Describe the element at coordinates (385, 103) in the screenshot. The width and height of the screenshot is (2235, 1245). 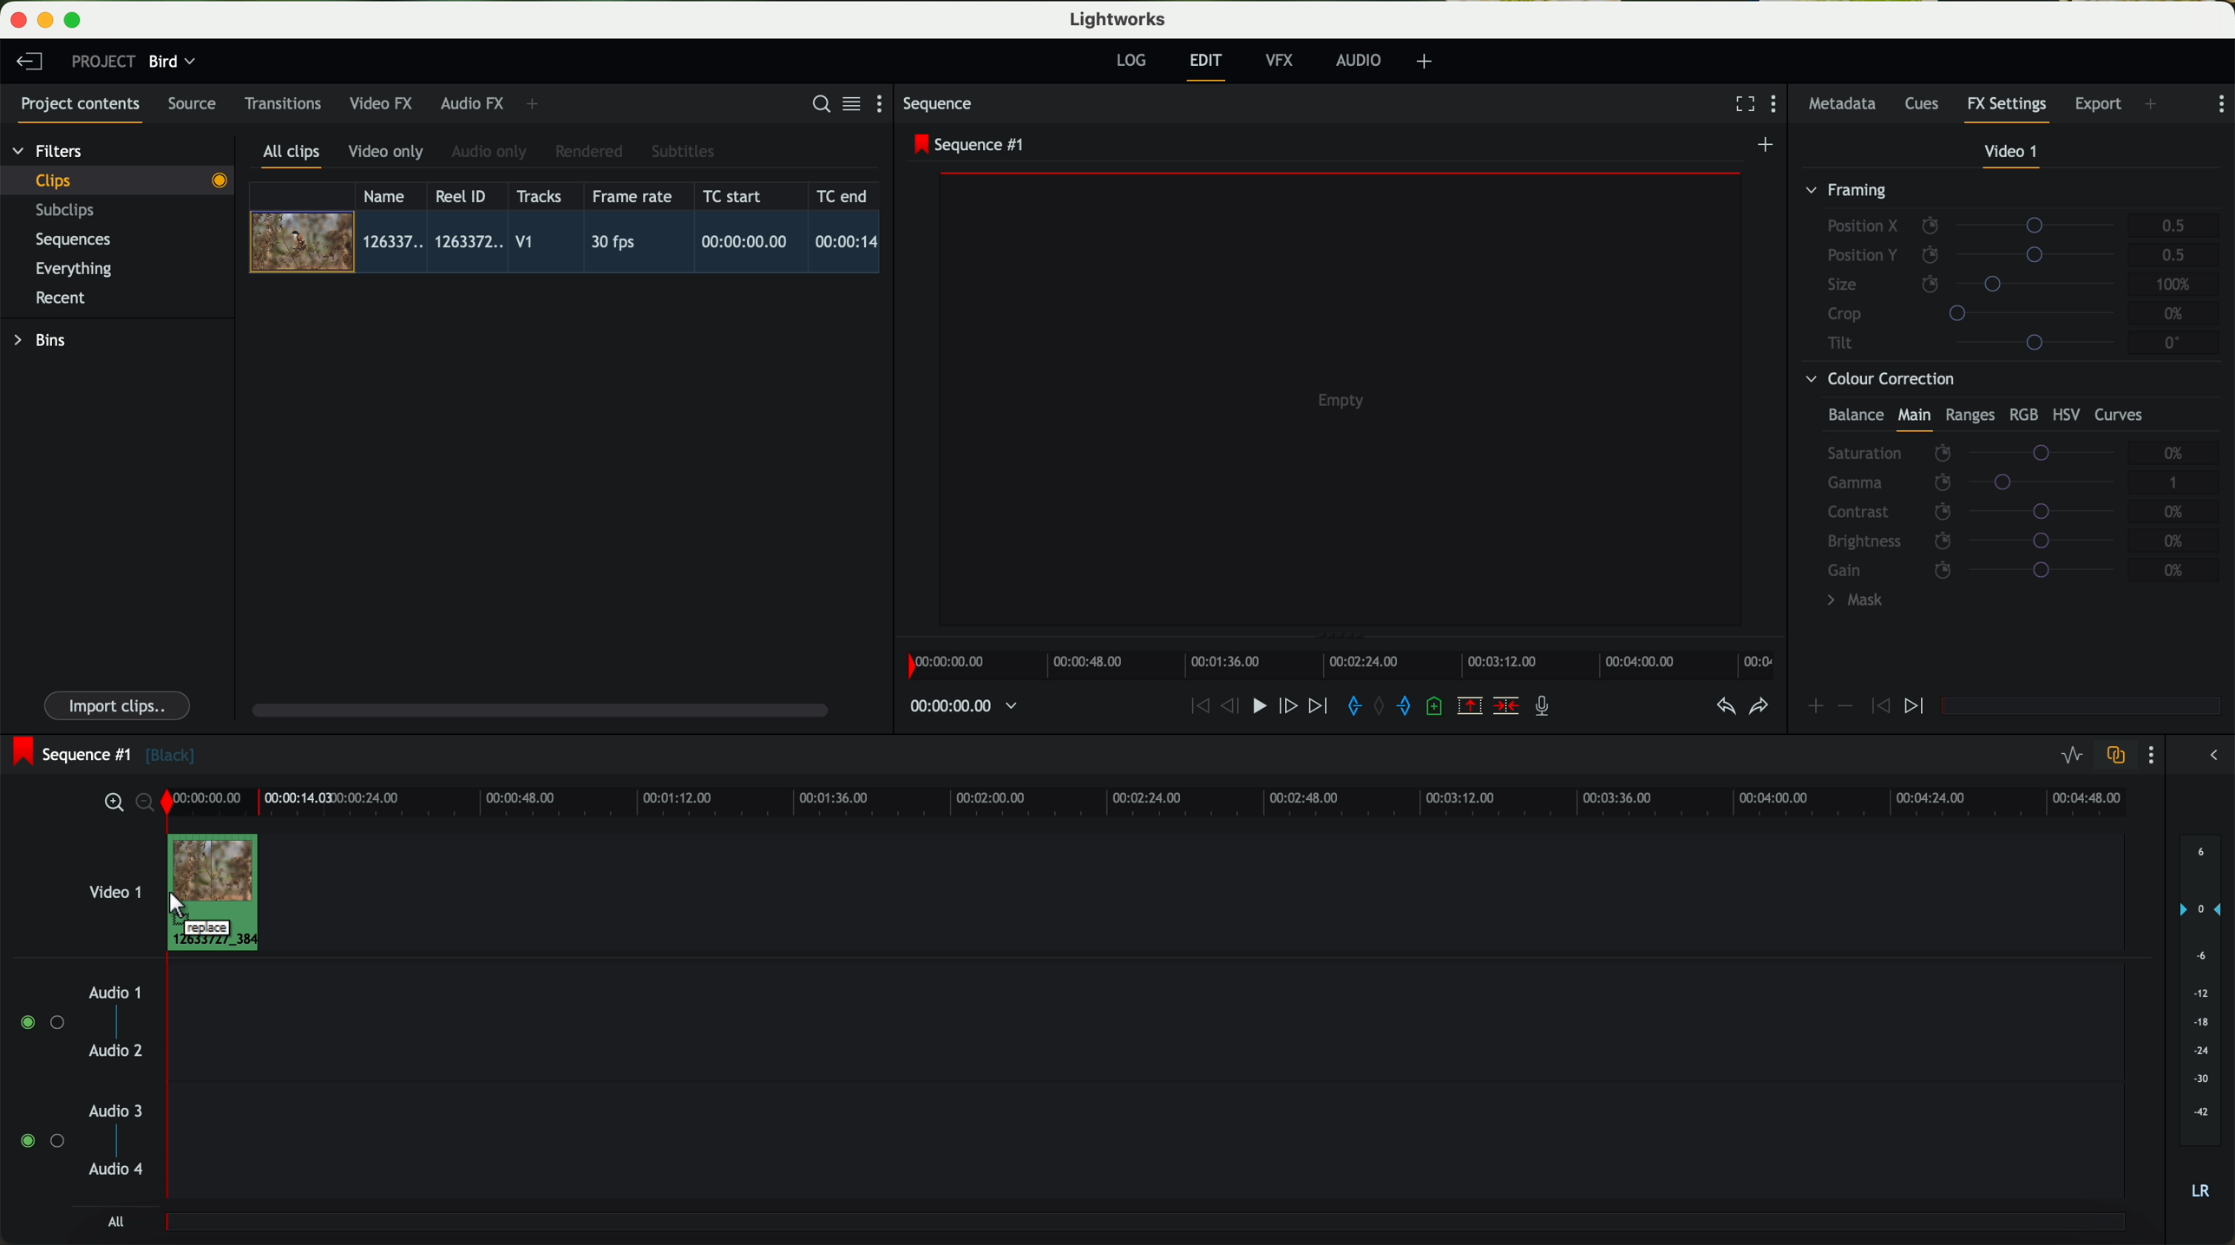
I see `video FX` at that location.